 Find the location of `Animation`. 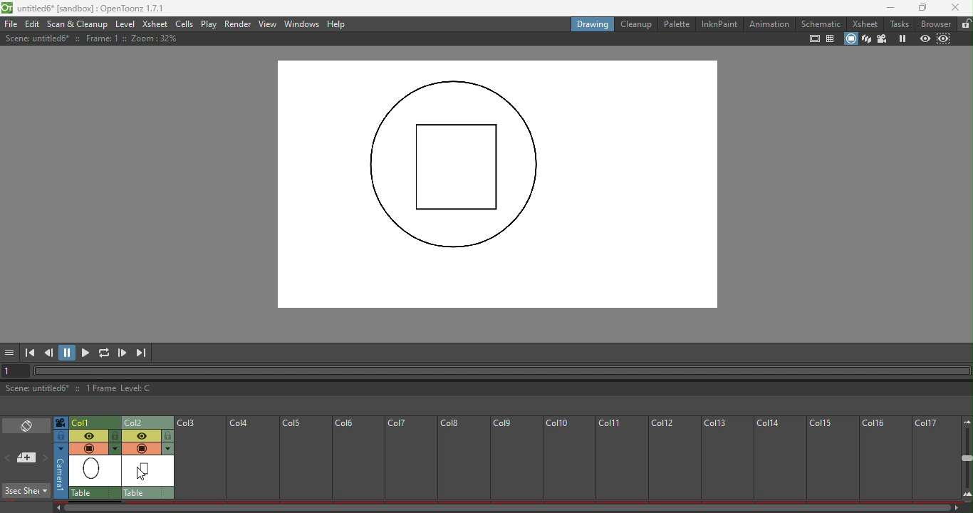

Animation is located at coordinates (768, 24).